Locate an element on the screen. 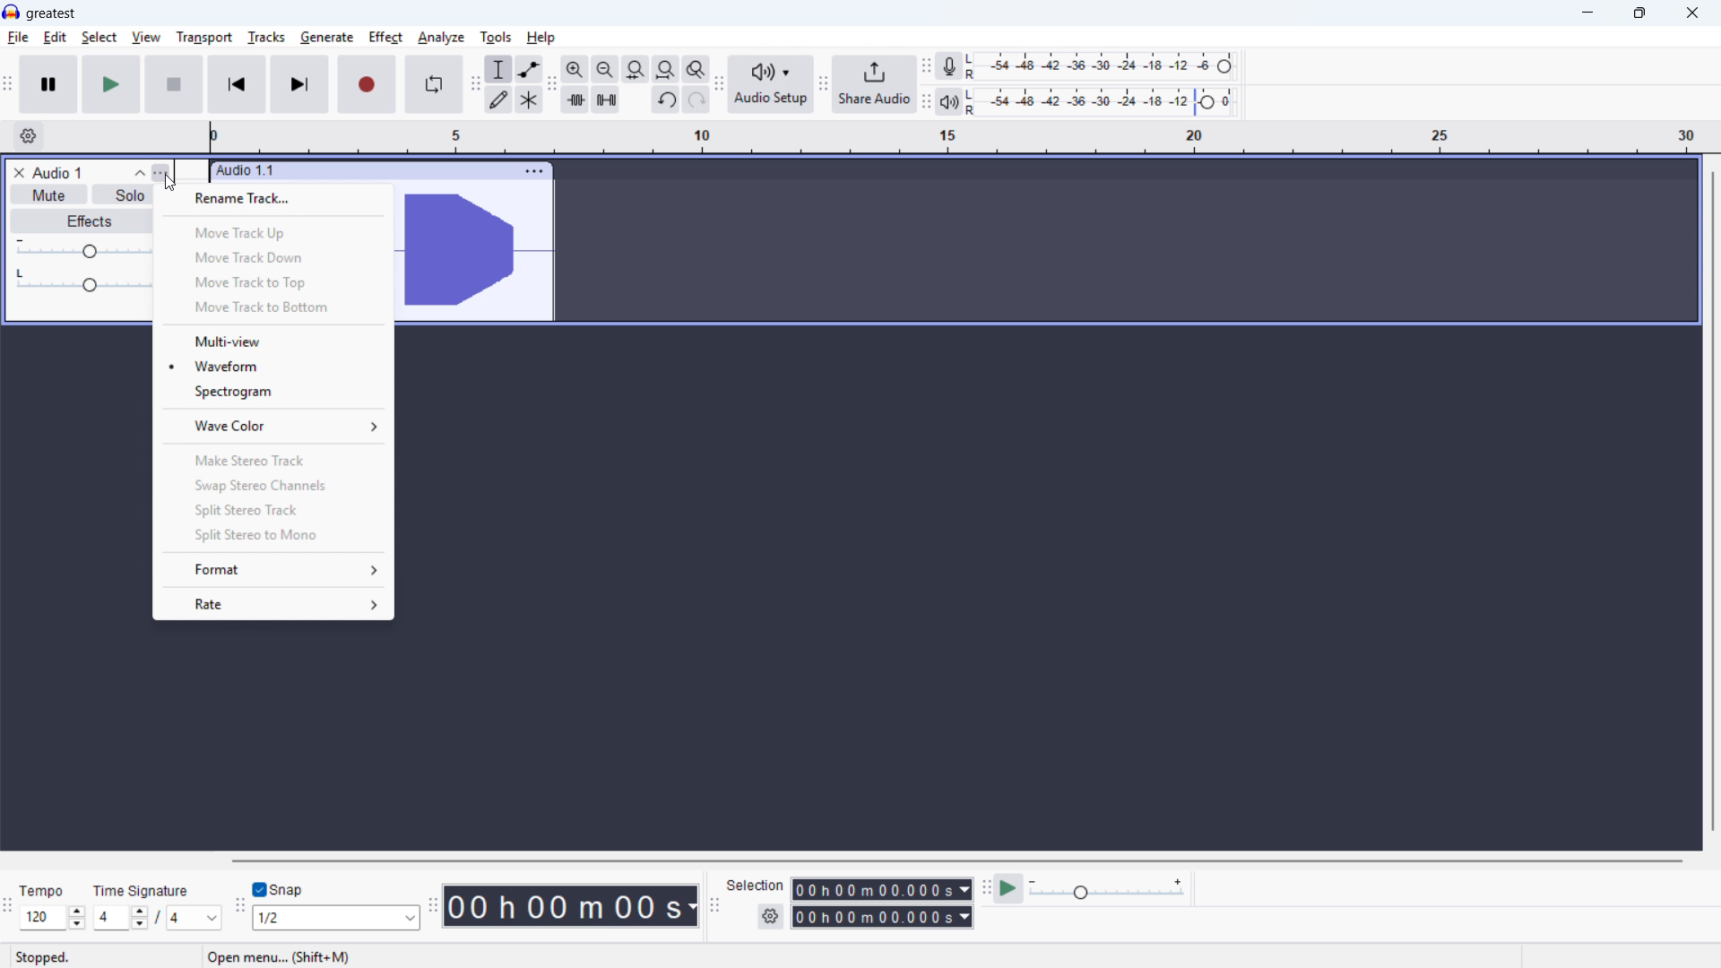  Set tempo  is located at coordinates (52, 920).